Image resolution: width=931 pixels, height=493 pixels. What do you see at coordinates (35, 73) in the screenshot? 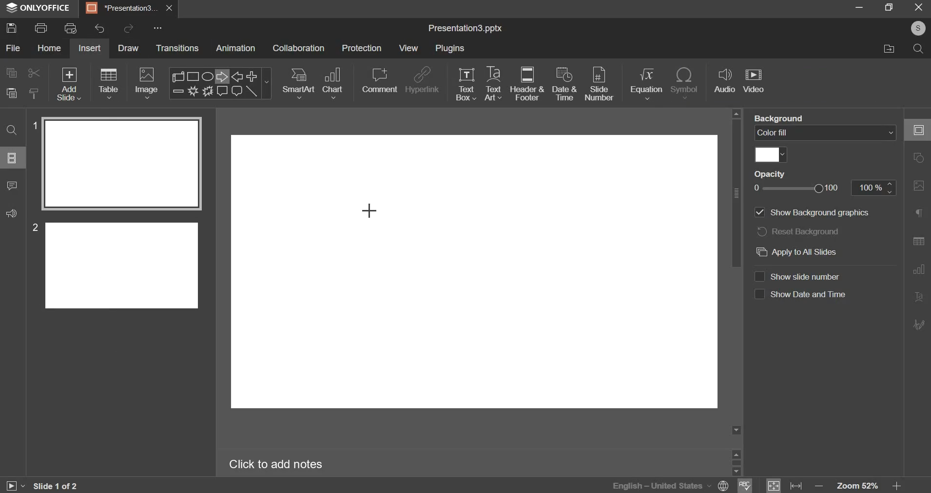
I see `cut` at bounding box center [35, 73].